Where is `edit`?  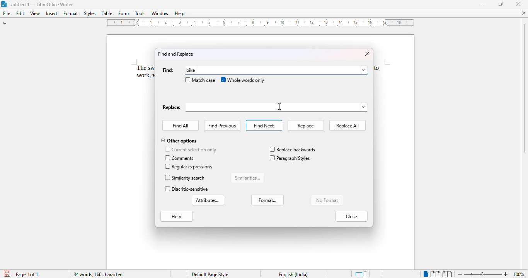 edit is located at coordinates (20, 13).